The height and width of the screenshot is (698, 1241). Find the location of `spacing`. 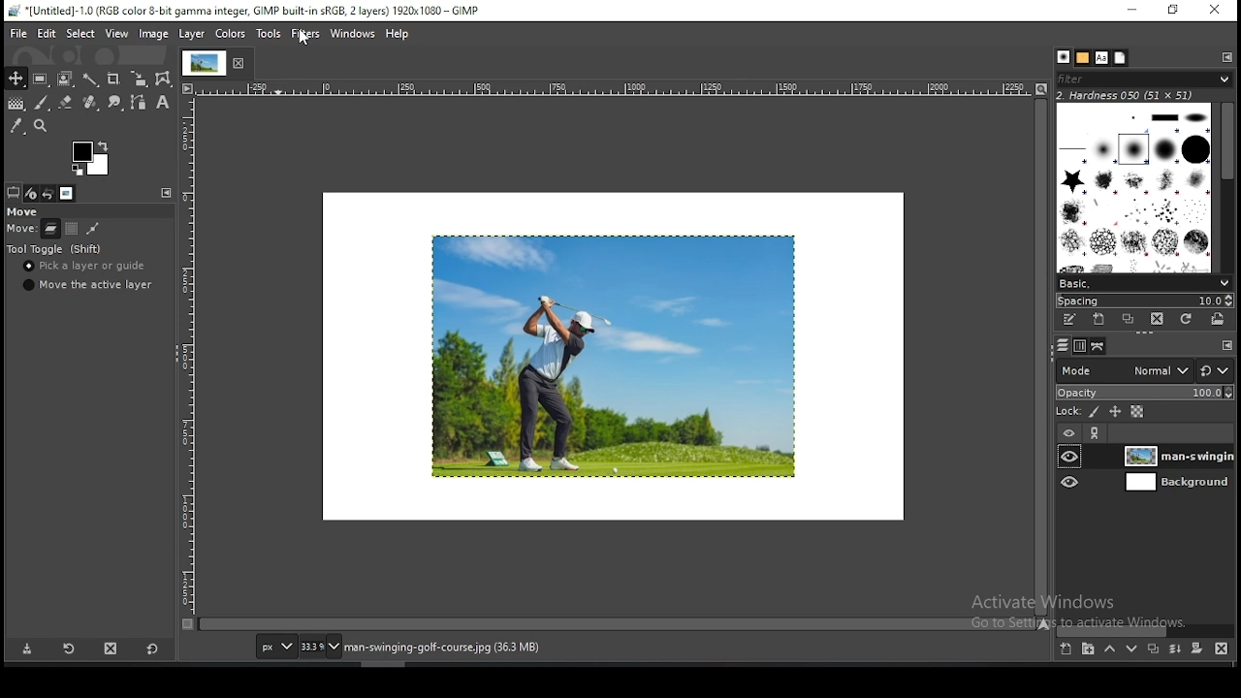

spacing is located at coordinates (1145, 300).